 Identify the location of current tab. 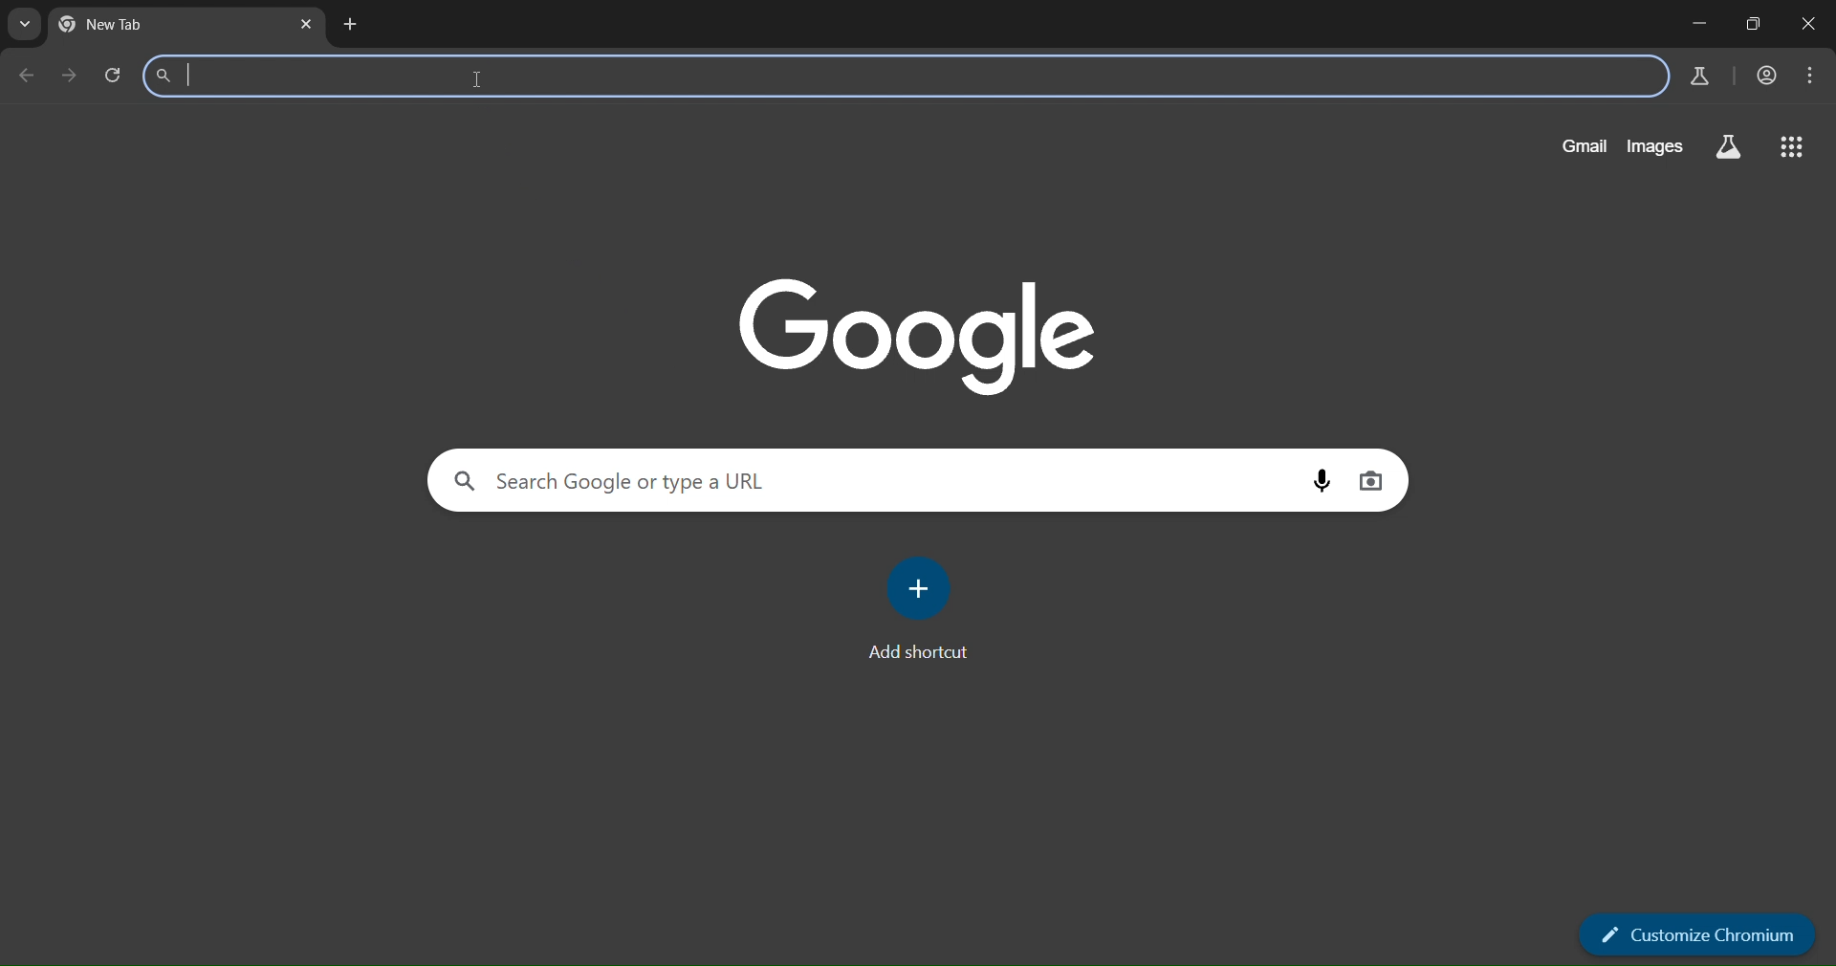
(148, 29).